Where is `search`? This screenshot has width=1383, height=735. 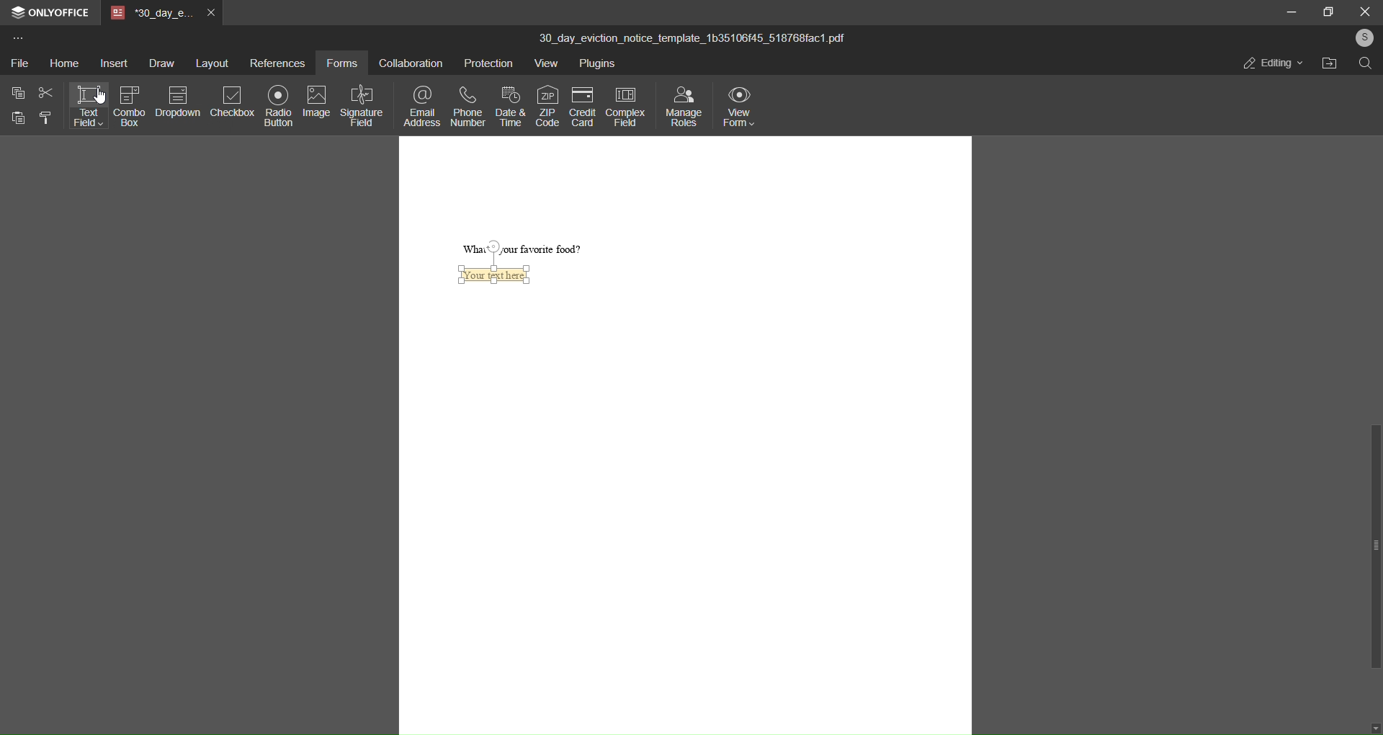 search is located at coordinates (1366, 64).